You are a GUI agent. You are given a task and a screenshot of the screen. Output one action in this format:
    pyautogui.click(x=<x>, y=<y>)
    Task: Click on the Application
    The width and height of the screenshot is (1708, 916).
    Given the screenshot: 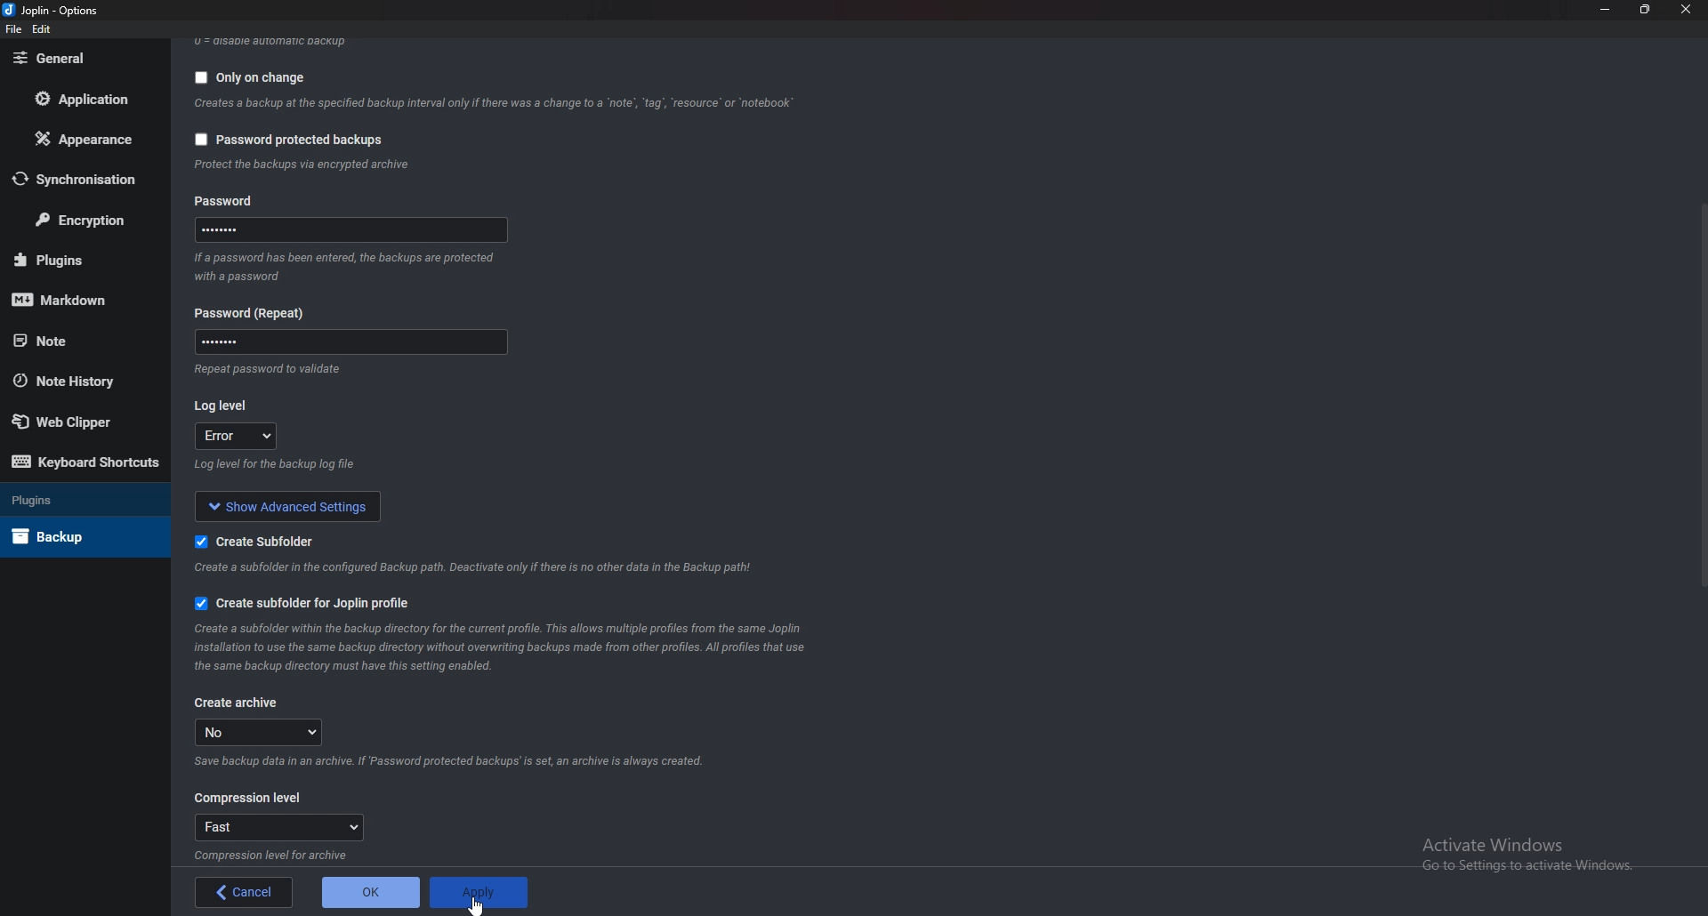 What is the action you would take?
    pyautogui.click(x=91, y=99)
    